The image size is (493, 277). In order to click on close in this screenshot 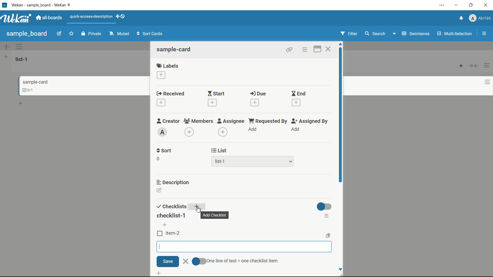, I will do `click(186, 261)`.